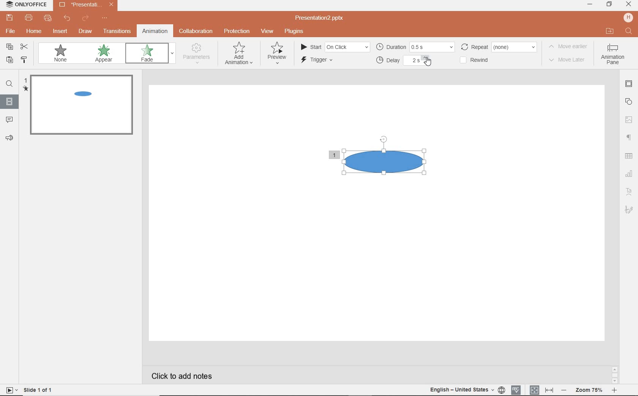 The image size is (638, 396). What do you see at coordinates (237, 31) in the screenshot?
I see `protection` at bounding box center [237, 31].